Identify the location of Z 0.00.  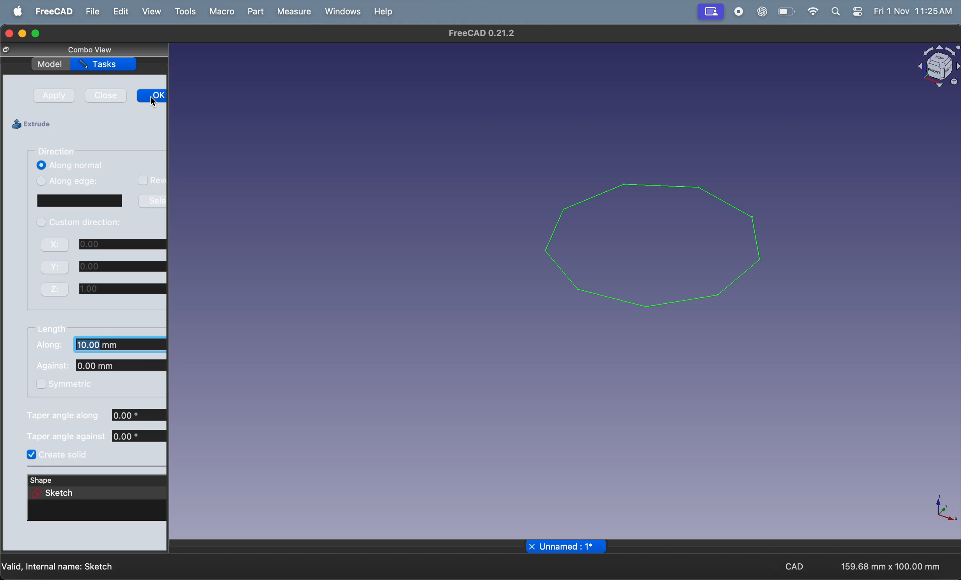
(101, 290).